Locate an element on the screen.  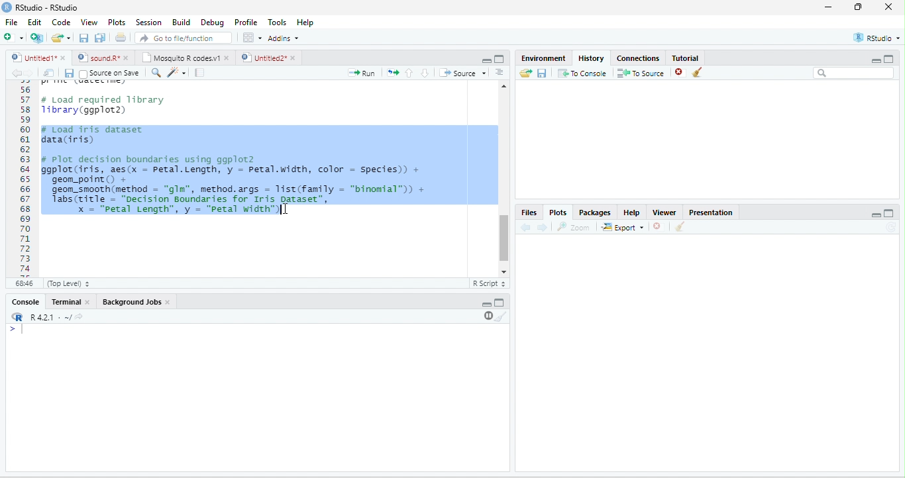
tools is located at coordinates (176, 73).